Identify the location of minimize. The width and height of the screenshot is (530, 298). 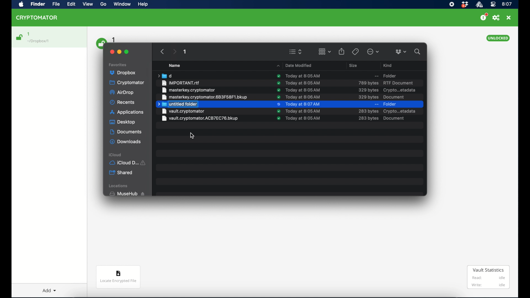
(120, 51).